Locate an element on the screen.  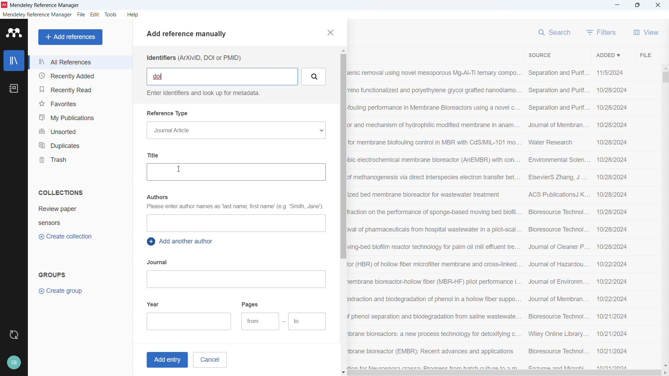
Collection 2  is located at coordinates (81, 222).